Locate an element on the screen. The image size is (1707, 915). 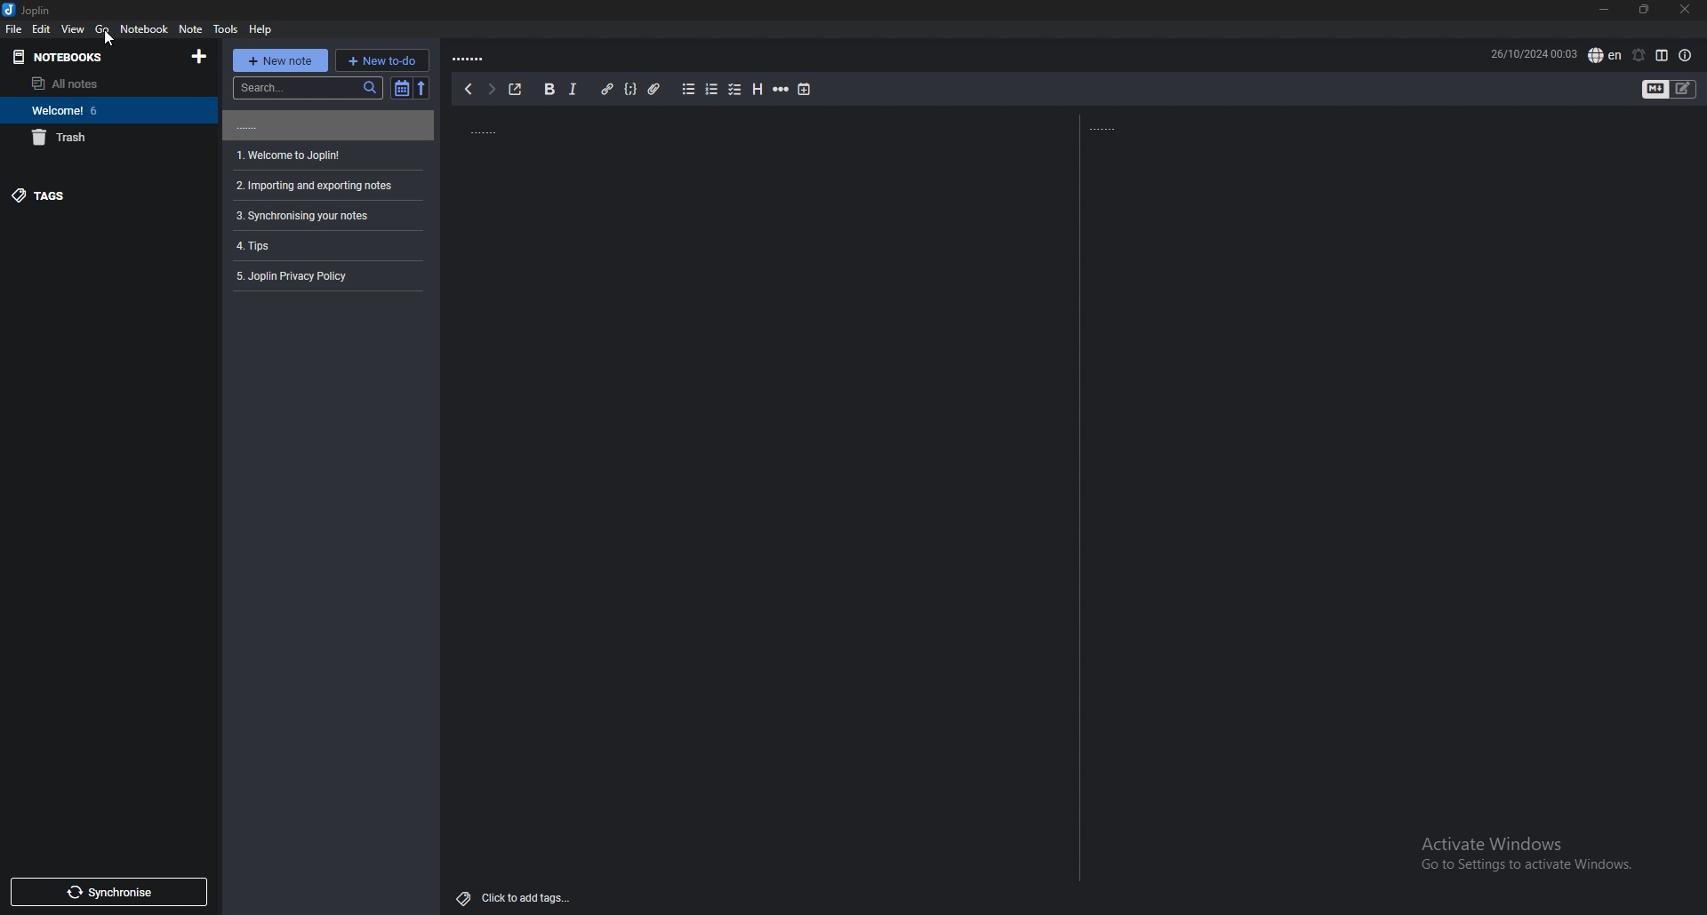
note 1 is located at coordinates (326, 125).